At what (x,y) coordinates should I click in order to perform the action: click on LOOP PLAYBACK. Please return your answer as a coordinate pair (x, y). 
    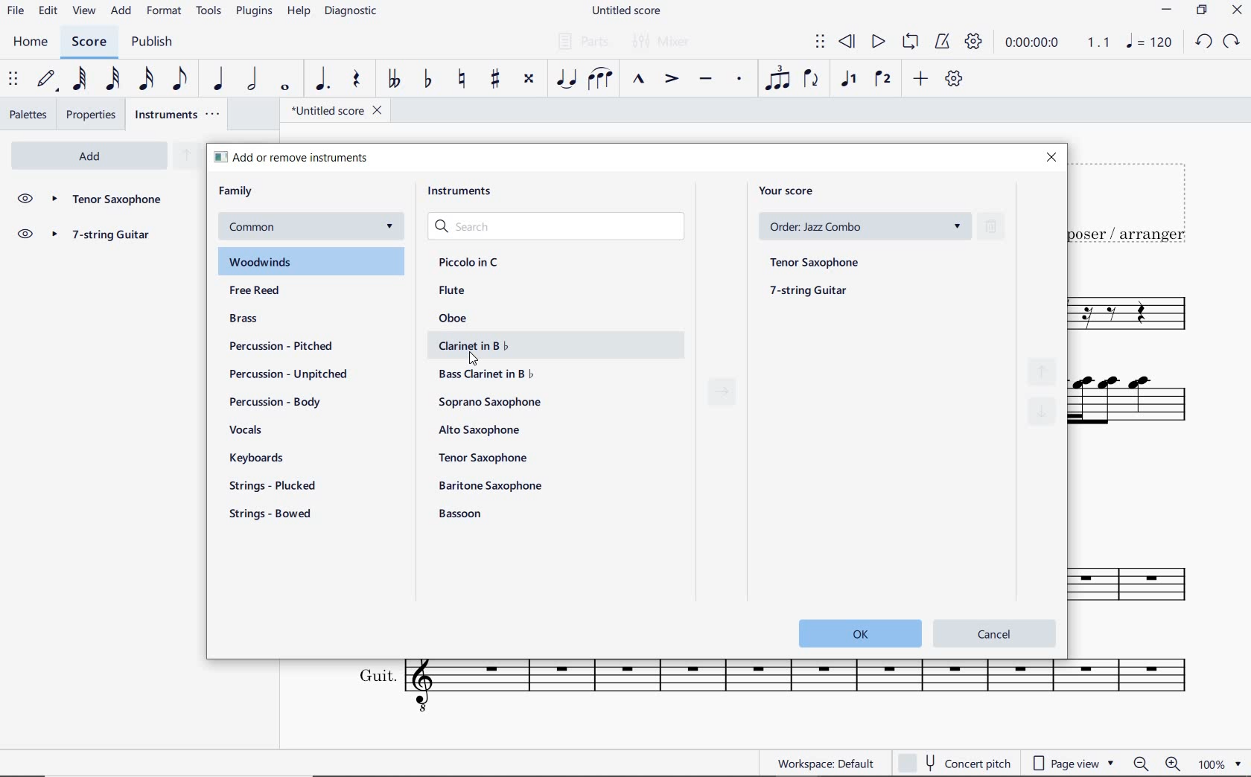
    Looking at the image, I should click on (908, 42).